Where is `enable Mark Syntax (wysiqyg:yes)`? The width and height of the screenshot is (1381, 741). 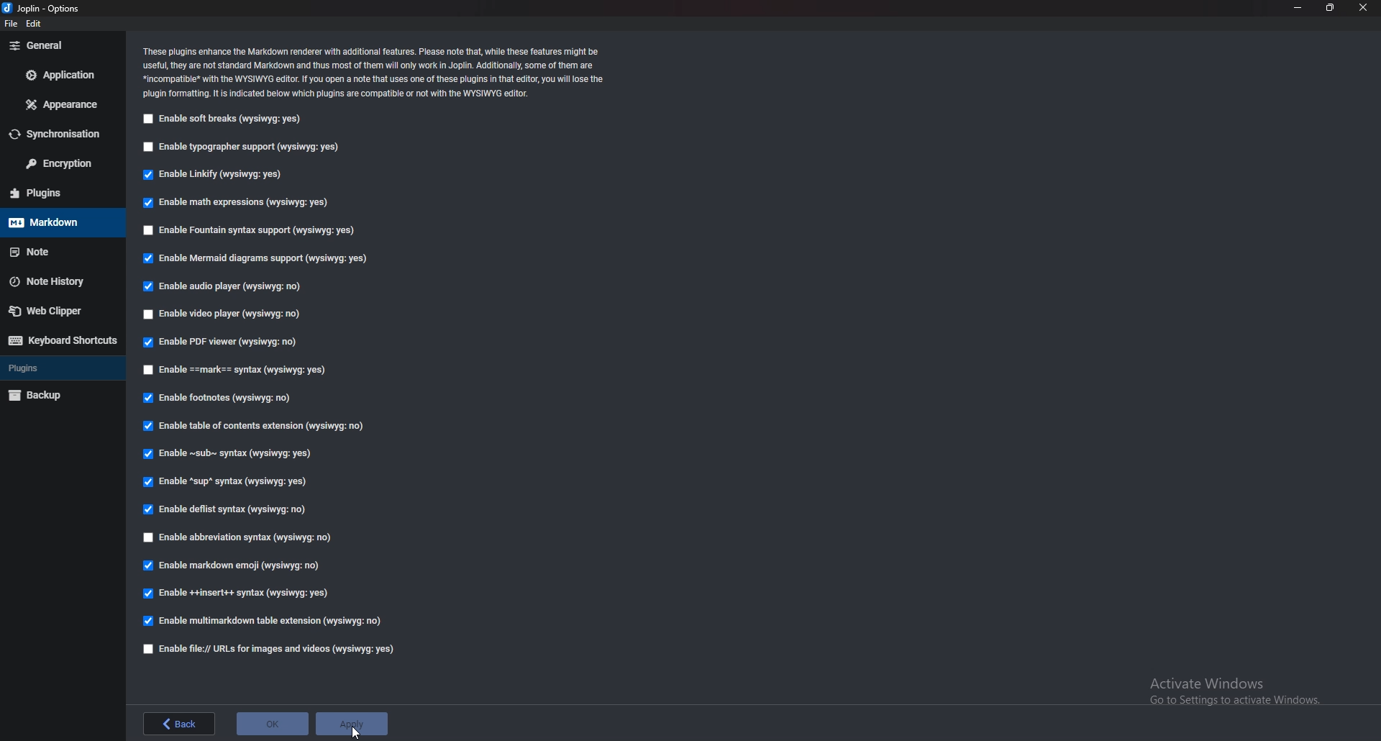
enable Mark Syntax (wysiqyg:yes) is located at coordinates (250, 371).